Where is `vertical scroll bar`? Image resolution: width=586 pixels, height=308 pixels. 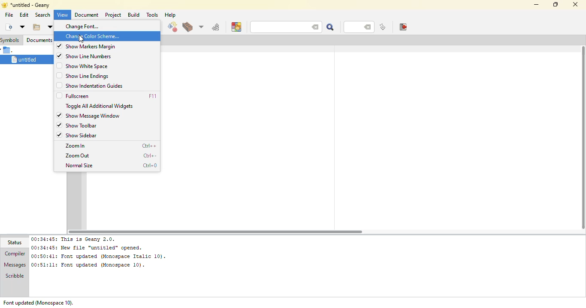
vertical scroll bar is located at coordinates (581, 137).